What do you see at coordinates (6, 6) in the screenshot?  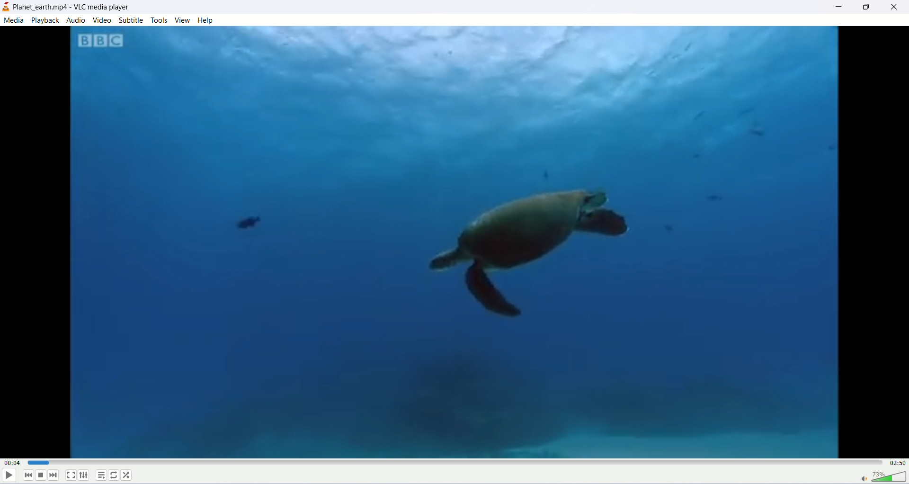 I see `logo` at bounding box center [6, 6].